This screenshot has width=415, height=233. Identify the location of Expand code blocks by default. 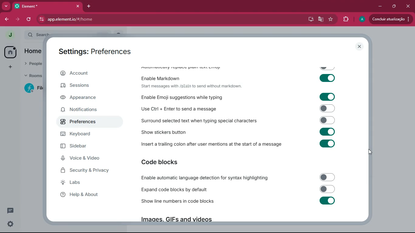
(237, 189).